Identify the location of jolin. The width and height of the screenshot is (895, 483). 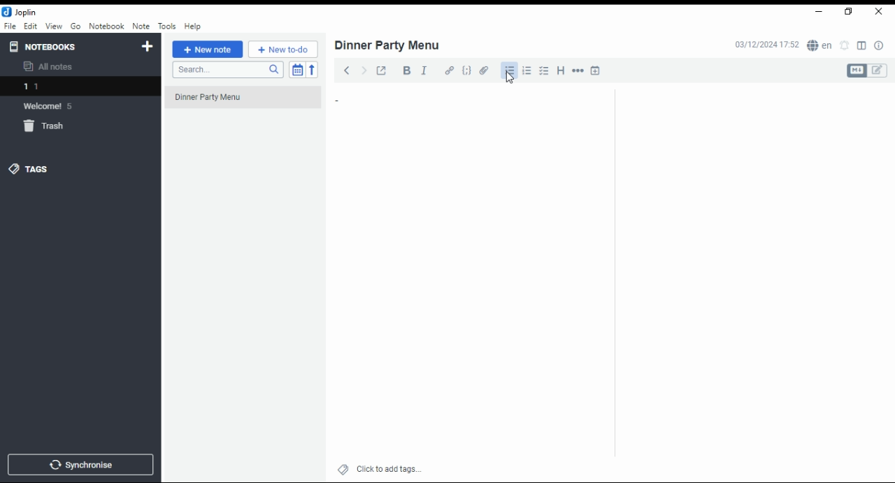
(20, 12).